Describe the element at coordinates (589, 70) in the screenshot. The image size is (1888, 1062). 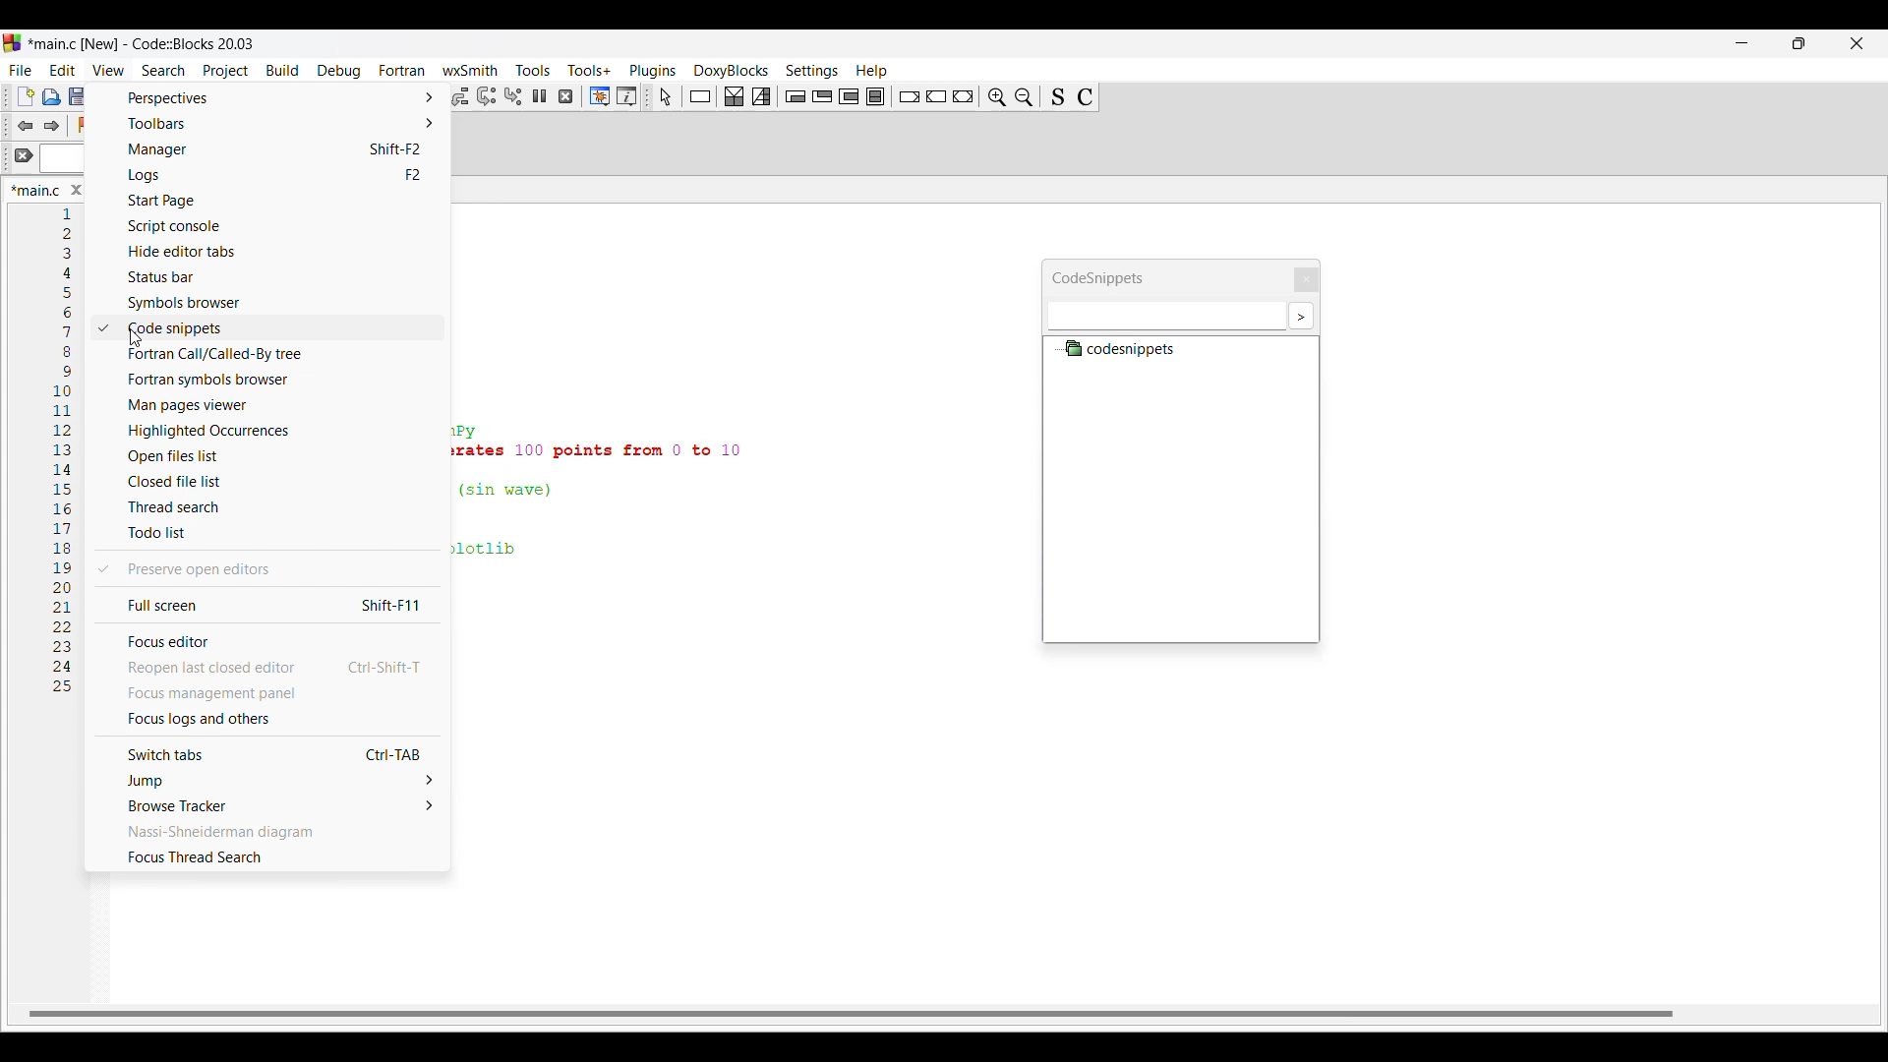
I see `Tools+ menu` at that location.